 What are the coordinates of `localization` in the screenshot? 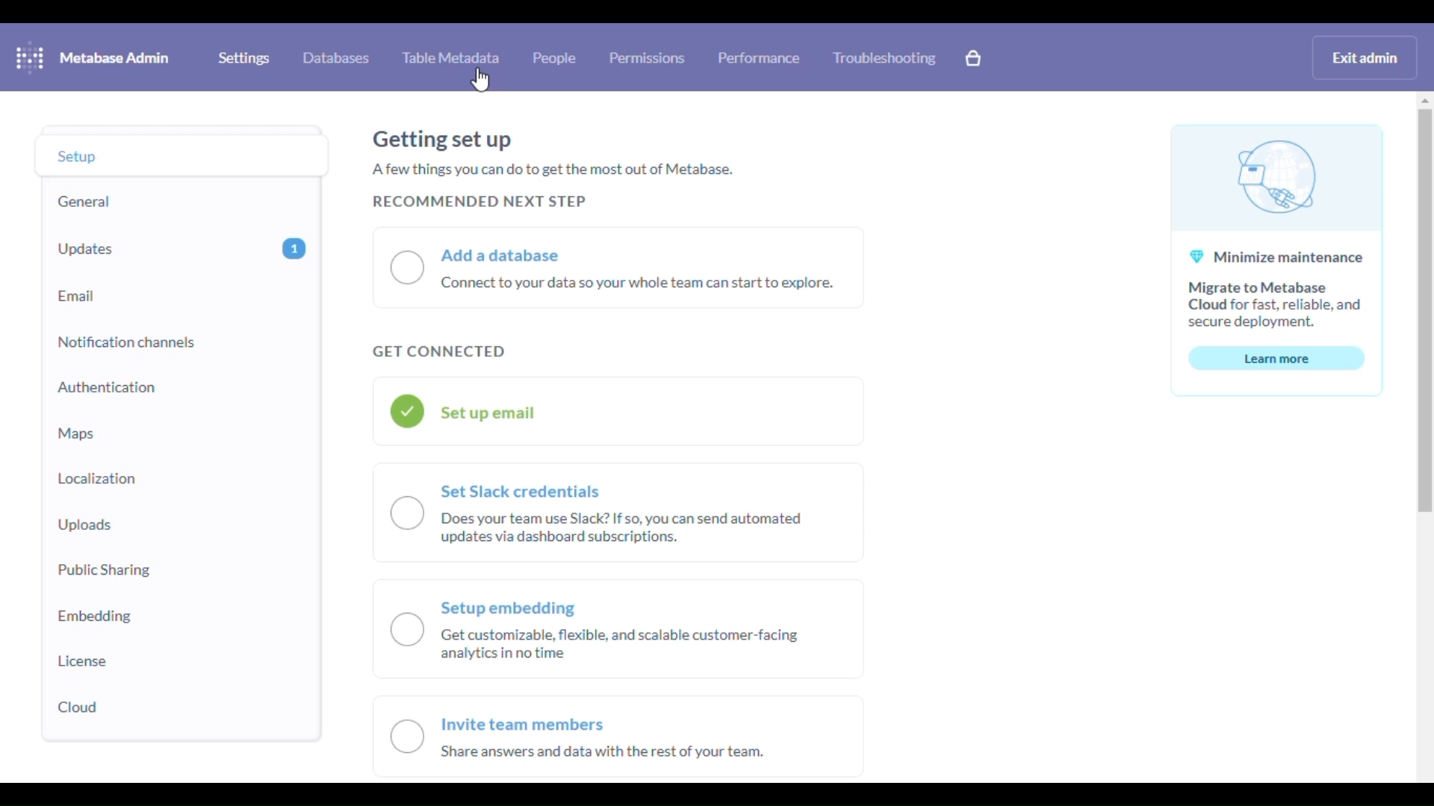 It's located at (96, 479).